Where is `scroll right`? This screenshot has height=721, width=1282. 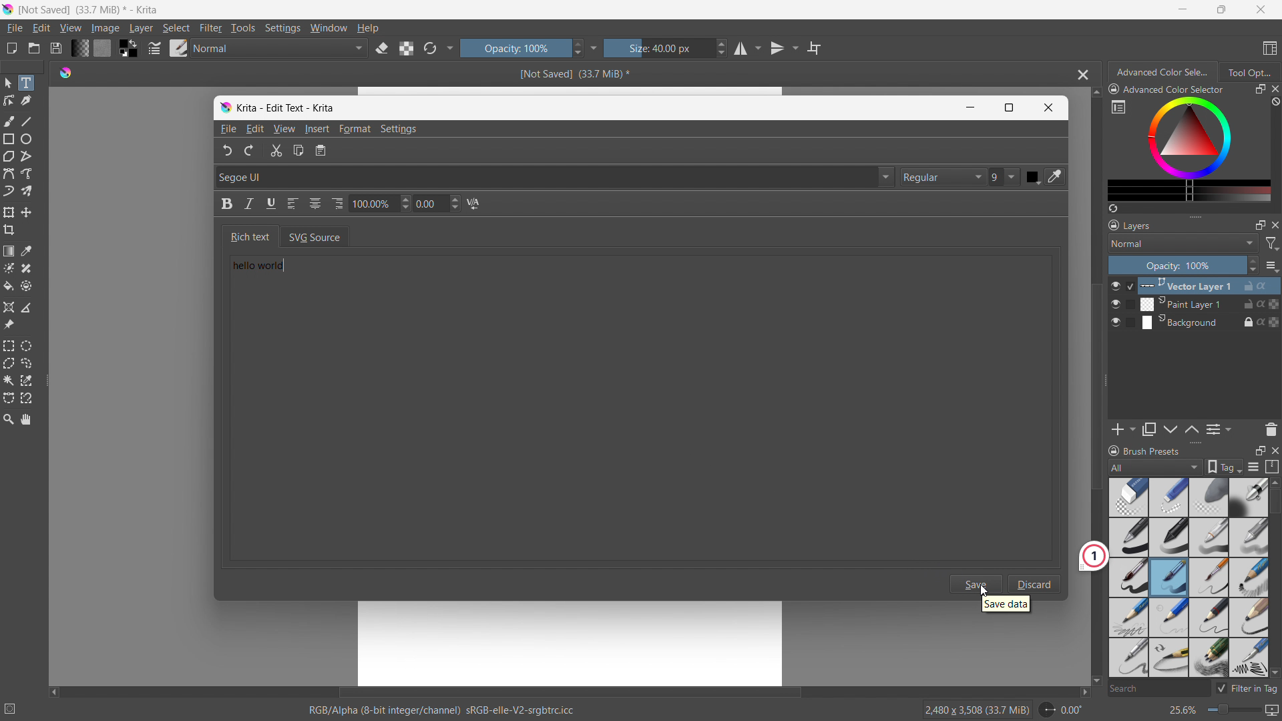
scroll right is located at coordinates (1080, 692).